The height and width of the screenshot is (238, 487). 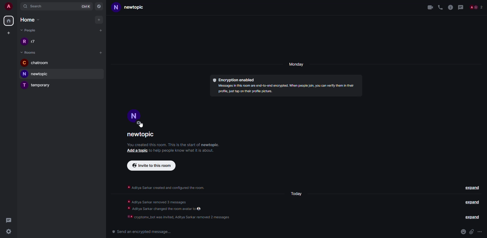 What do you see at coordinates (9, 21) in the screenshot?
I see `home` at bounding box center [9, 21].